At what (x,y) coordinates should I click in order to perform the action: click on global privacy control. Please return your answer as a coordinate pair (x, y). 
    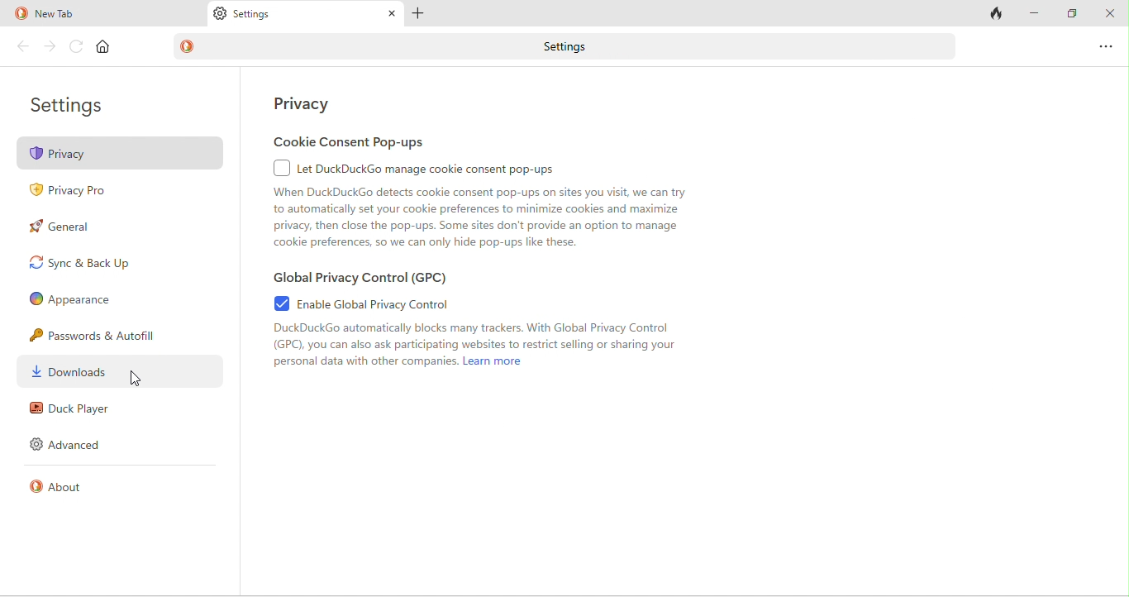
    Looking at the image, I should click on (365, 276).